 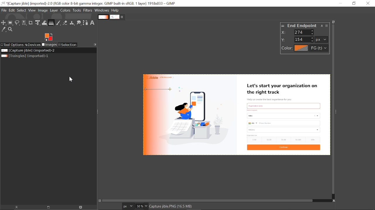 I want to click on Minimize, so click(x=341, y=3).